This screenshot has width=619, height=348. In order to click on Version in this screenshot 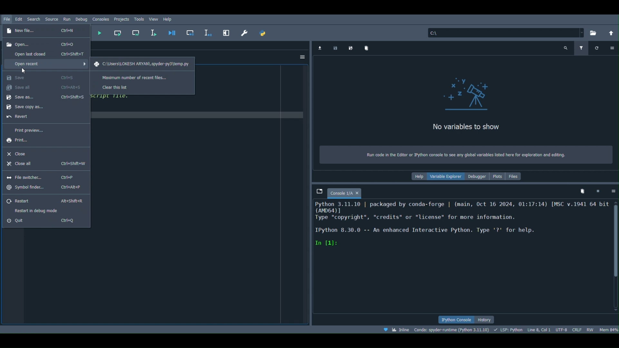, I will do `click(452, 329)`.